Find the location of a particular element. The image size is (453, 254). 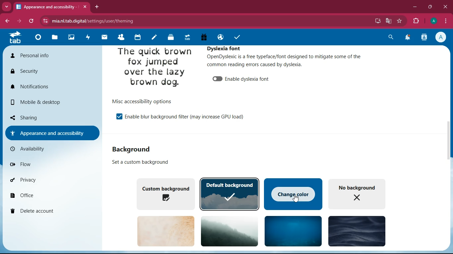

availability is located at coordinates (35, 149).